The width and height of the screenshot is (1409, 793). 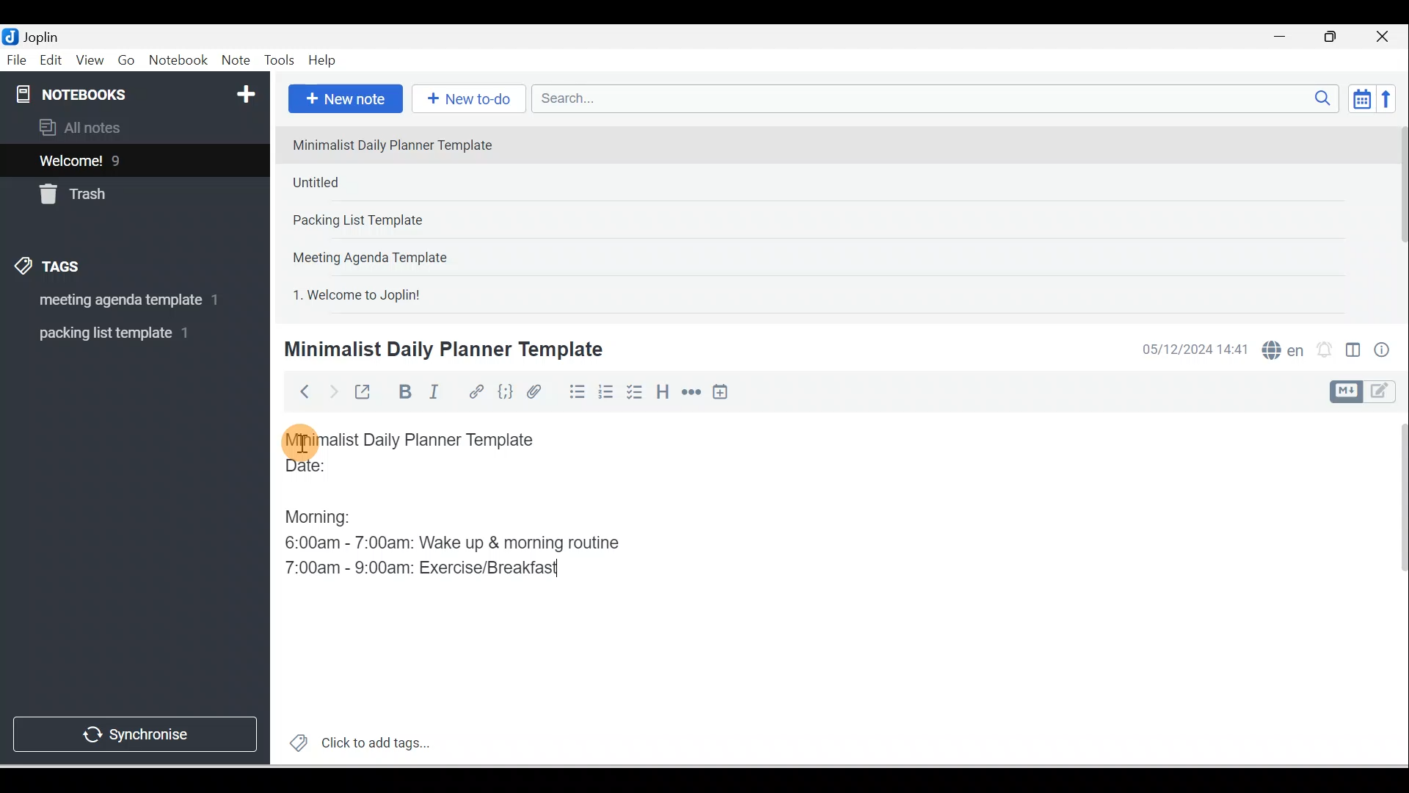 I want to click on 7:00am - 9:00am: Exercise/Breakfast, so click(x=425, y=566).